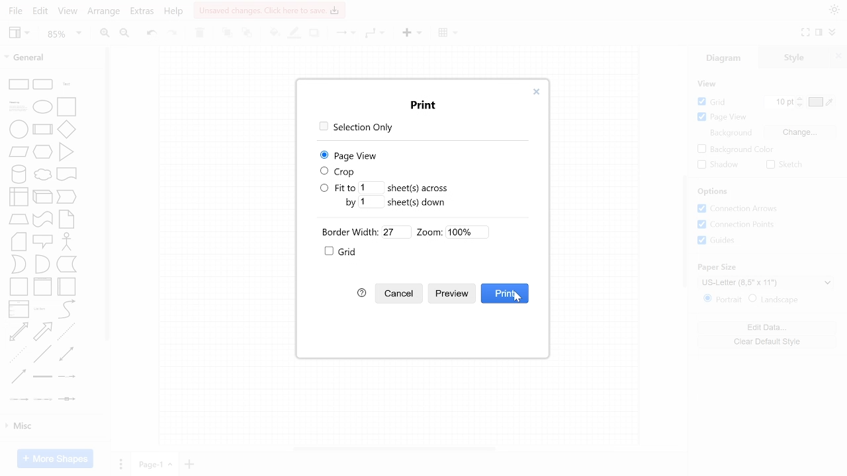 The height and width of the screenshot is (476, 847). What do you see at coordinates (717, 240) in the screenshot?
I see `` at bounding box center [717, 240].